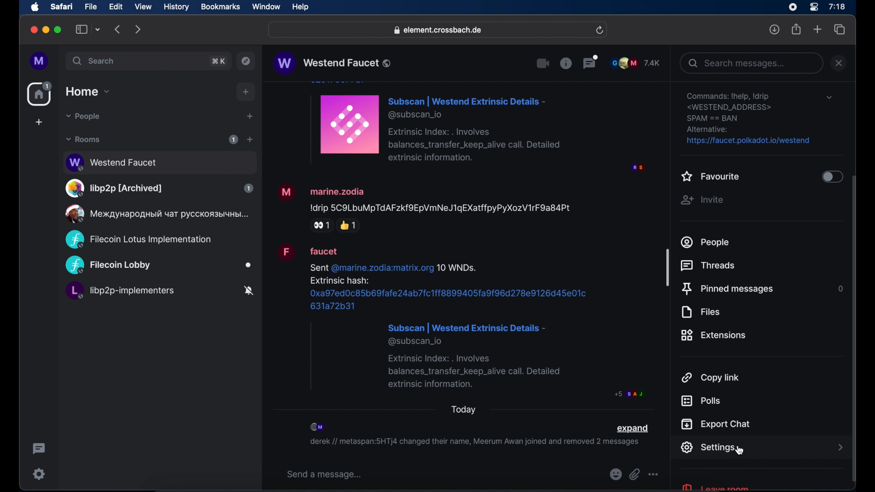  What do you see at coordinates (220, 7) in the screenshot?
I see `bookmarks` at bounding box center [220, 7].